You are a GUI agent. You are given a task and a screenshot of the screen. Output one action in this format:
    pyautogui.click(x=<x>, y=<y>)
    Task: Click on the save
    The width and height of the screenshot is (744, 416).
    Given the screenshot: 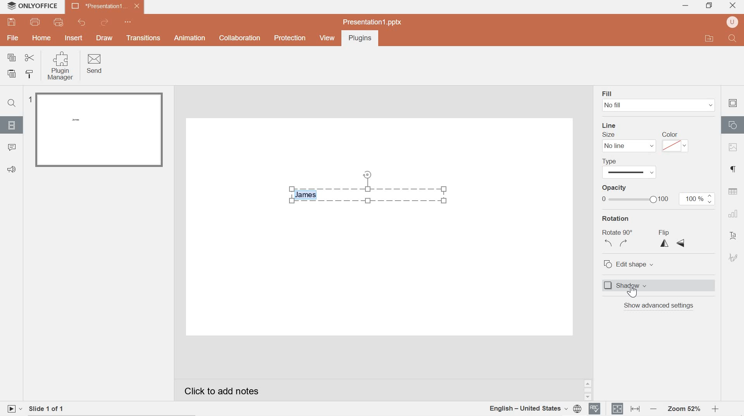 What is the action you would take?
    pyautogui.click(x=12, y=22)
    